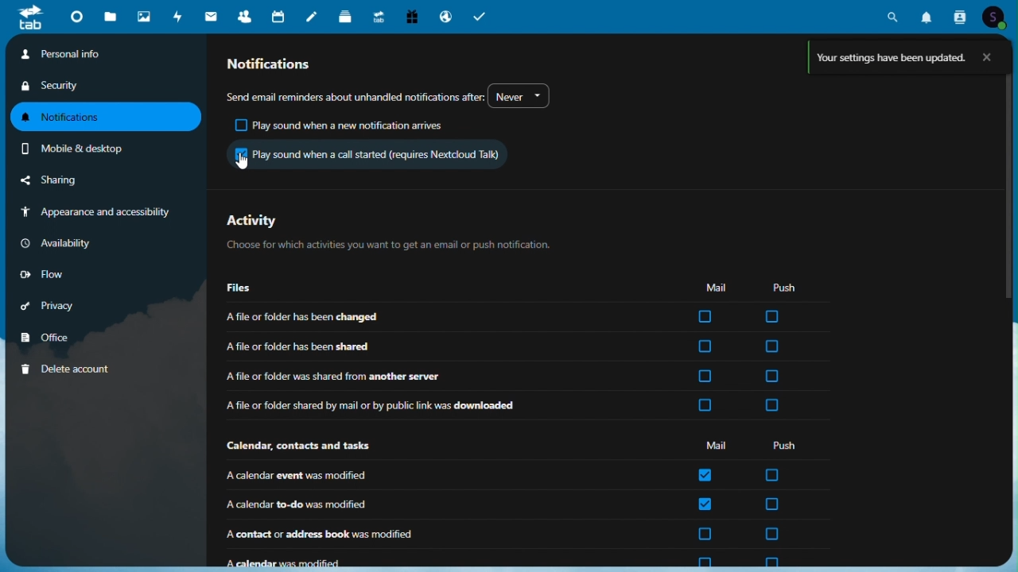 Image resolution: width=1018 pixels, height=572 pixels. Describe the element at coordinates (178, 15) in the screenshot. I see `Activity` at that location.